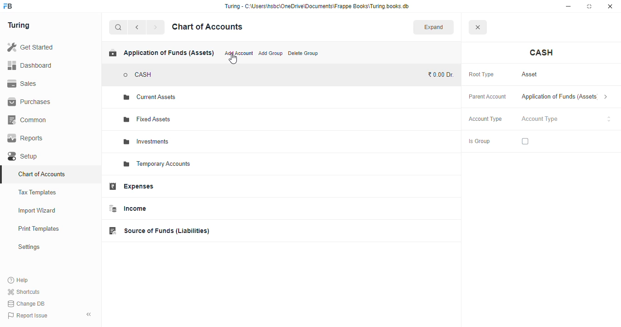 The width and height of the screenshot is (621, 327). What do you see at coordinates (568, 6) in the screenshot?
I see `minimize` at bounding box center [568, 6].